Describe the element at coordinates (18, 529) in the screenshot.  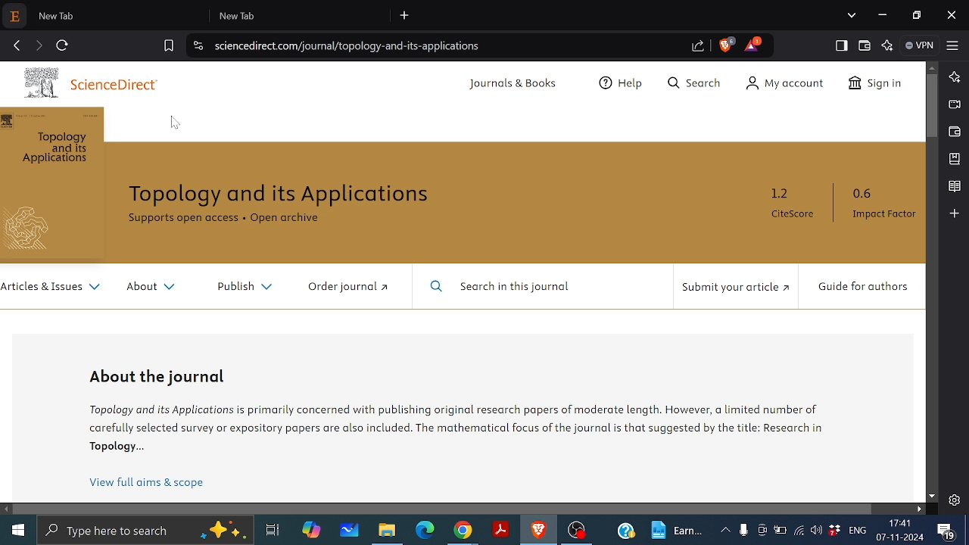
I see `Start` at that location.